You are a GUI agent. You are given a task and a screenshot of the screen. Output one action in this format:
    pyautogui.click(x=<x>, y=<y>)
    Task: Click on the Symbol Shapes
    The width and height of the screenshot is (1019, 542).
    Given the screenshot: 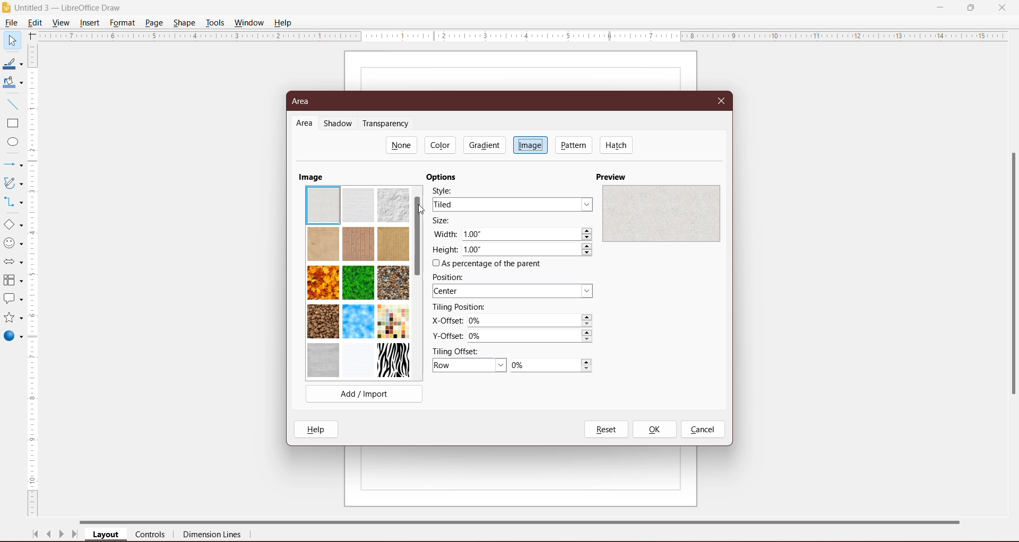 What is the action you would take?
    pyautogui.click(x=13, y=243)
    